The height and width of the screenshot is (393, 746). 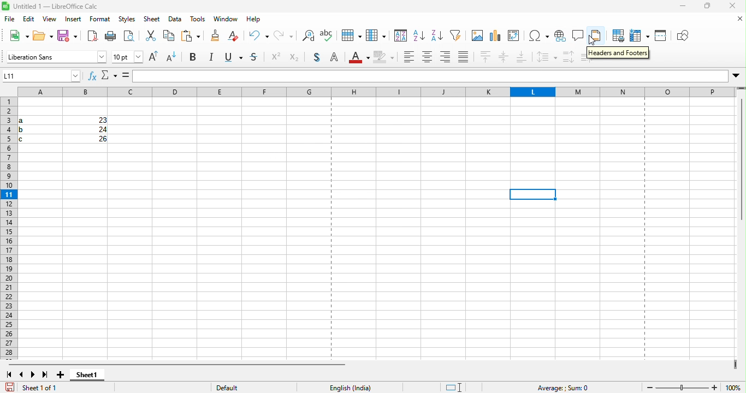 What do you see at coordinates (350, 36) in the screenshot?
I see `column` at bounding box center [350, 36].